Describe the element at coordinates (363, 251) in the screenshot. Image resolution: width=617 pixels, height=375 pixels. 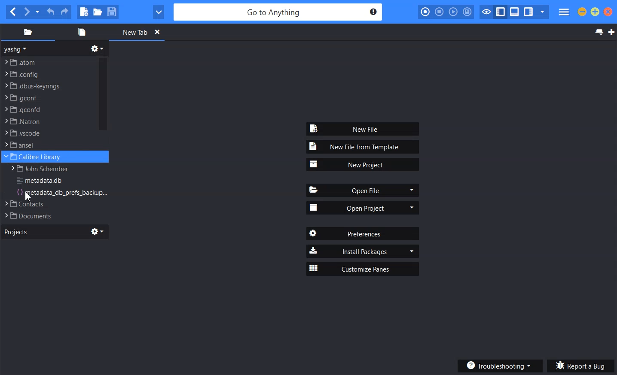
I see `Install Packages` at that location.